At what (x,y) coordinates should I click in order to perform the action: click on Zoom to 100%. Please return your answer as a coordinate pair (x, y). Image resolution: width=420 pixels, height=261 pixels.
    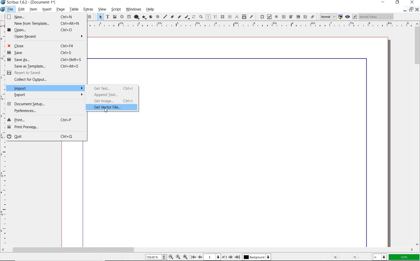
    Looking at the image, I should click on (178, 257).